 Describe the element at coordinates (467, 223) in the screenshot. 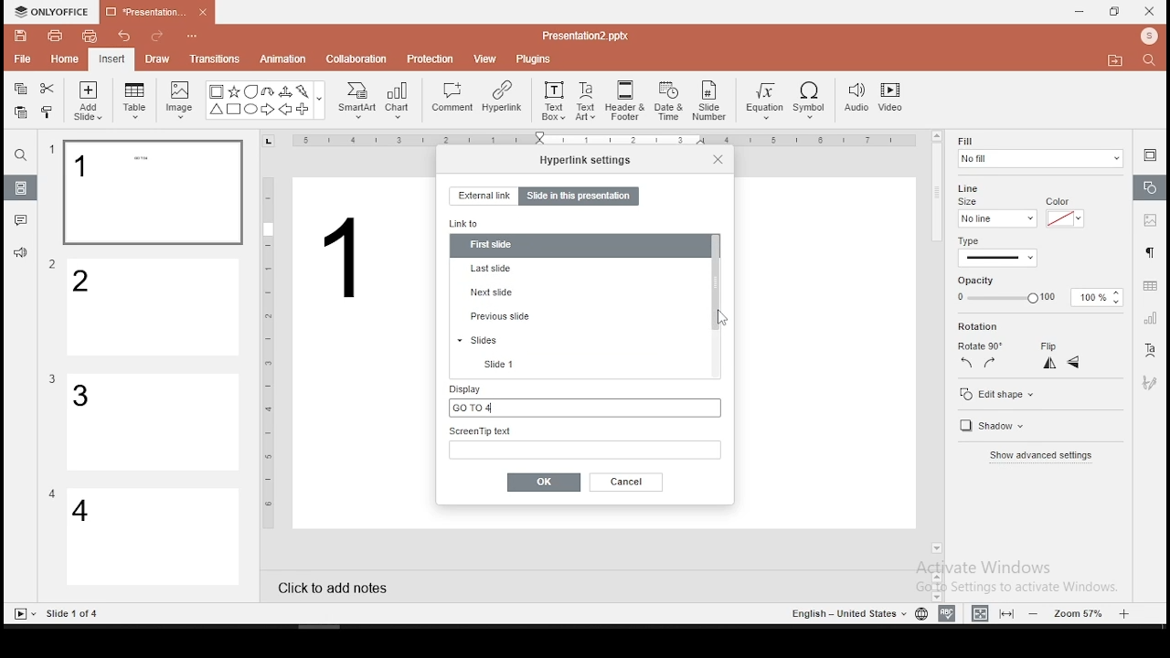

I see `link to` at that location.